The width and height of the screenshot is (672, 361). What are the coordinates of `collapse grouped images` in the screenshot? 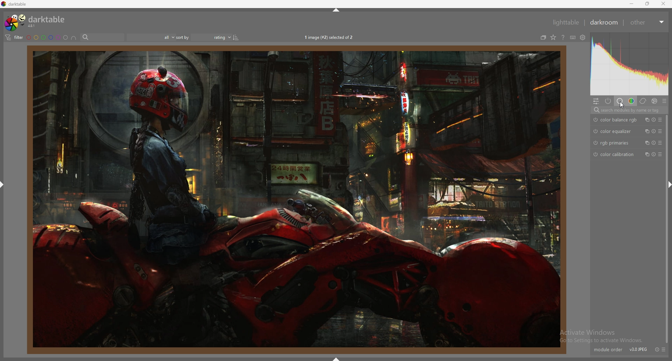 It's located at (543, 37).